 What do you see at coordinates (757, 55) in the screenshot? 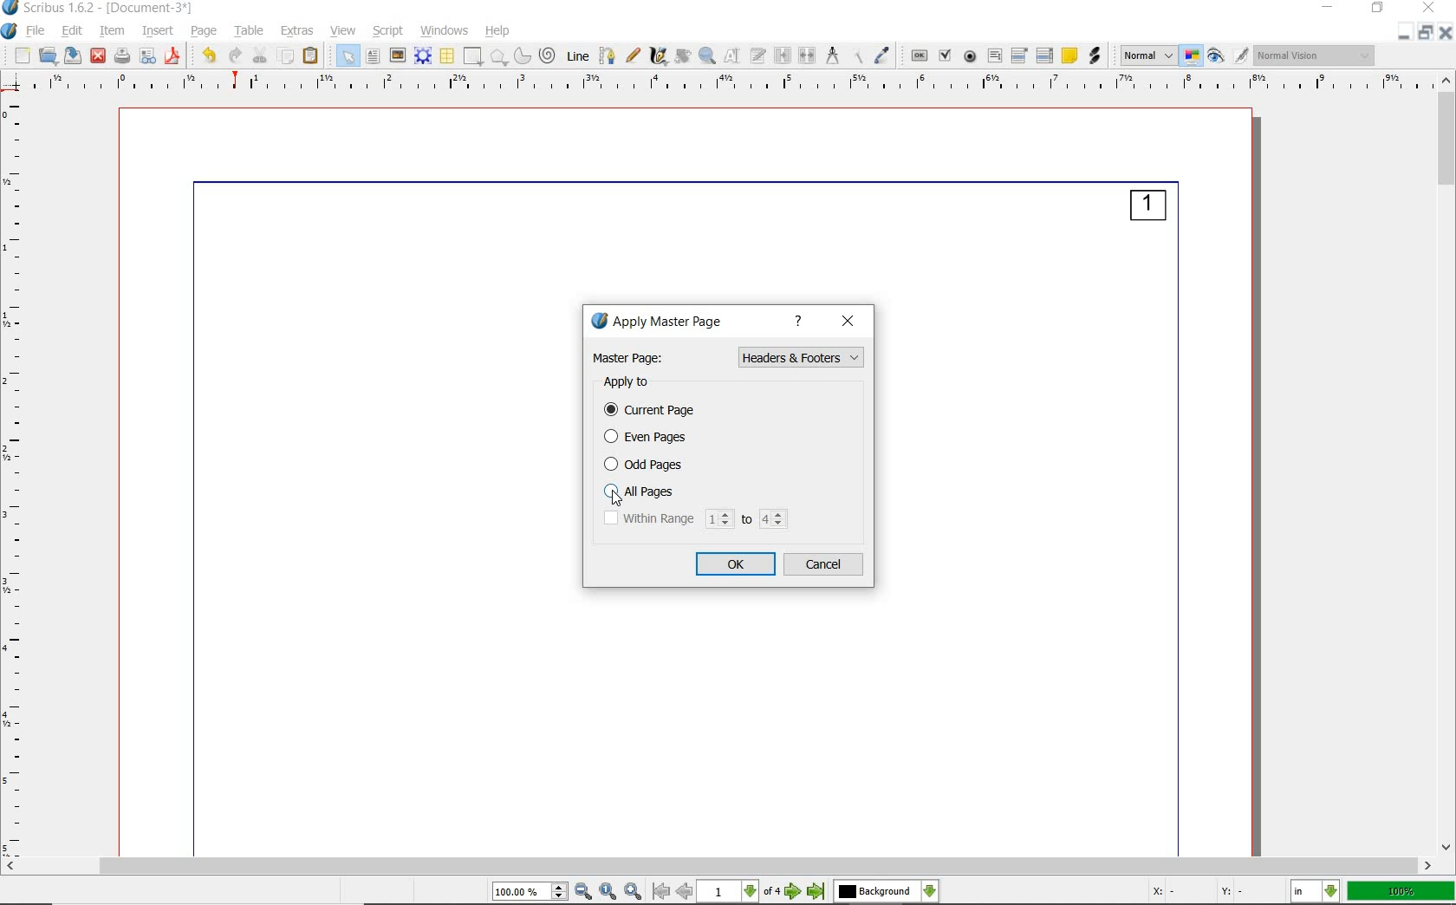
I see `edit text with story editor` at bounding box center [757, 55].